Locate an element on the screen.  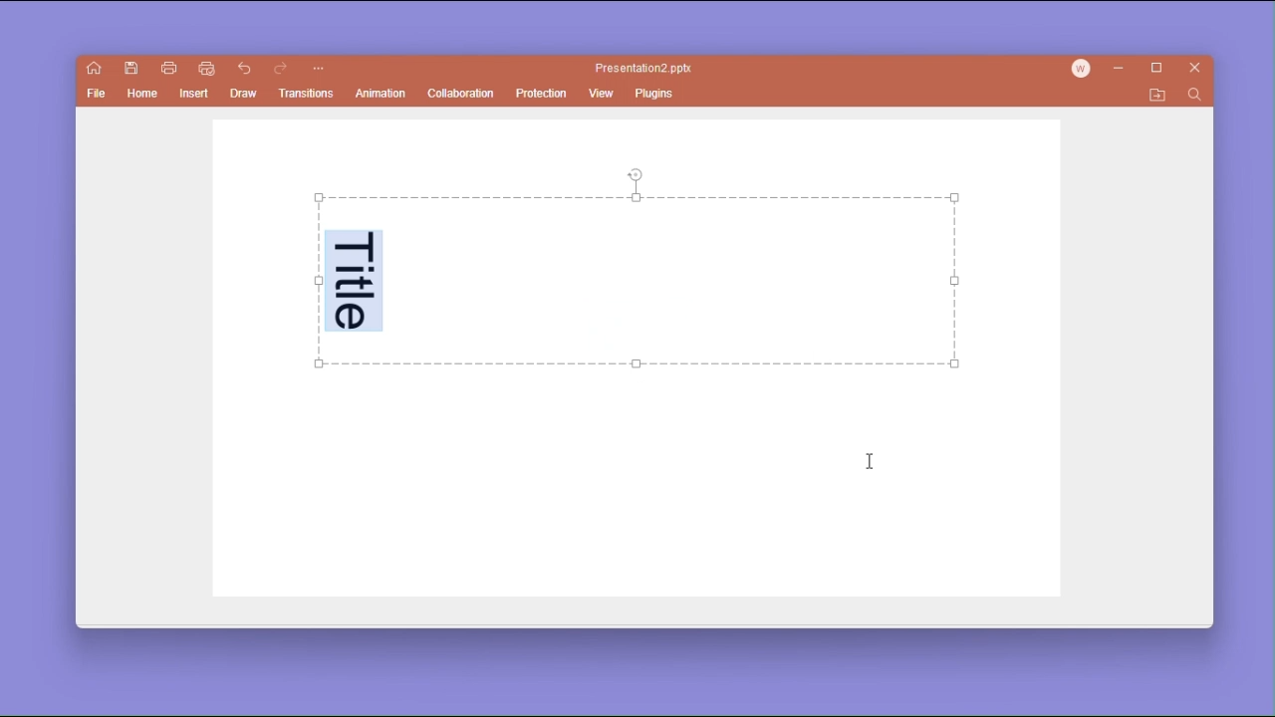
cursor is located at coordinates (878, 465).